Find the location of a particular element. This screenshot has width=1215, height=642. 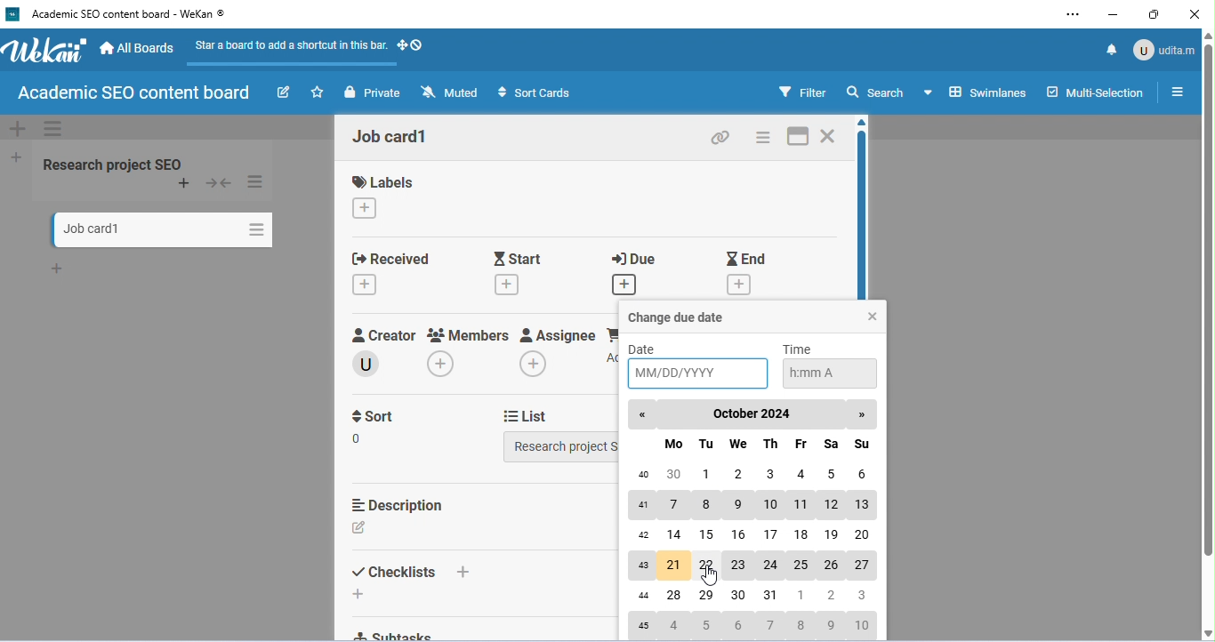

maximize is located at coordinates (1155, 15).